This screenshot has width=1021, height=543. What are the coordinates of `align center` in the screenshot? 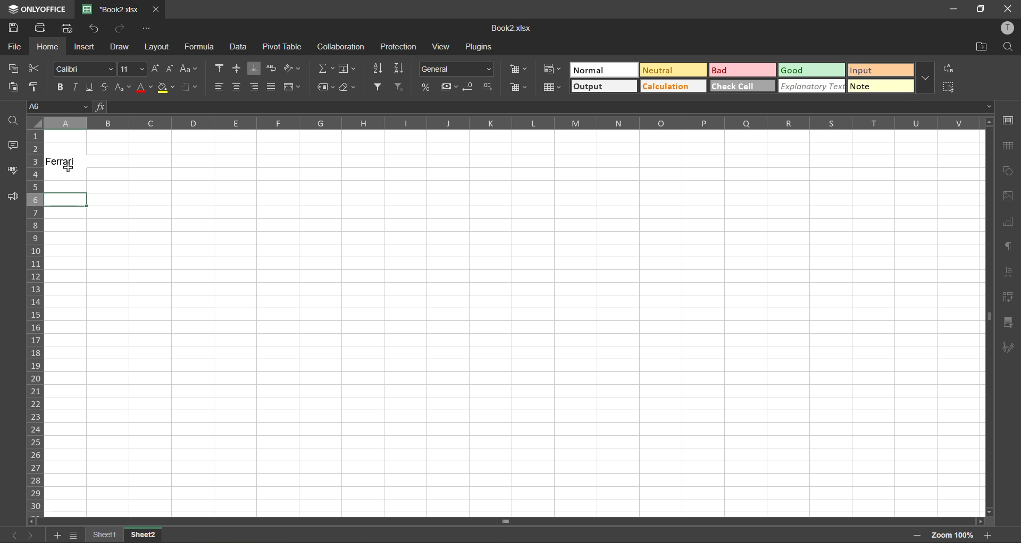 It's located at (238, 87).